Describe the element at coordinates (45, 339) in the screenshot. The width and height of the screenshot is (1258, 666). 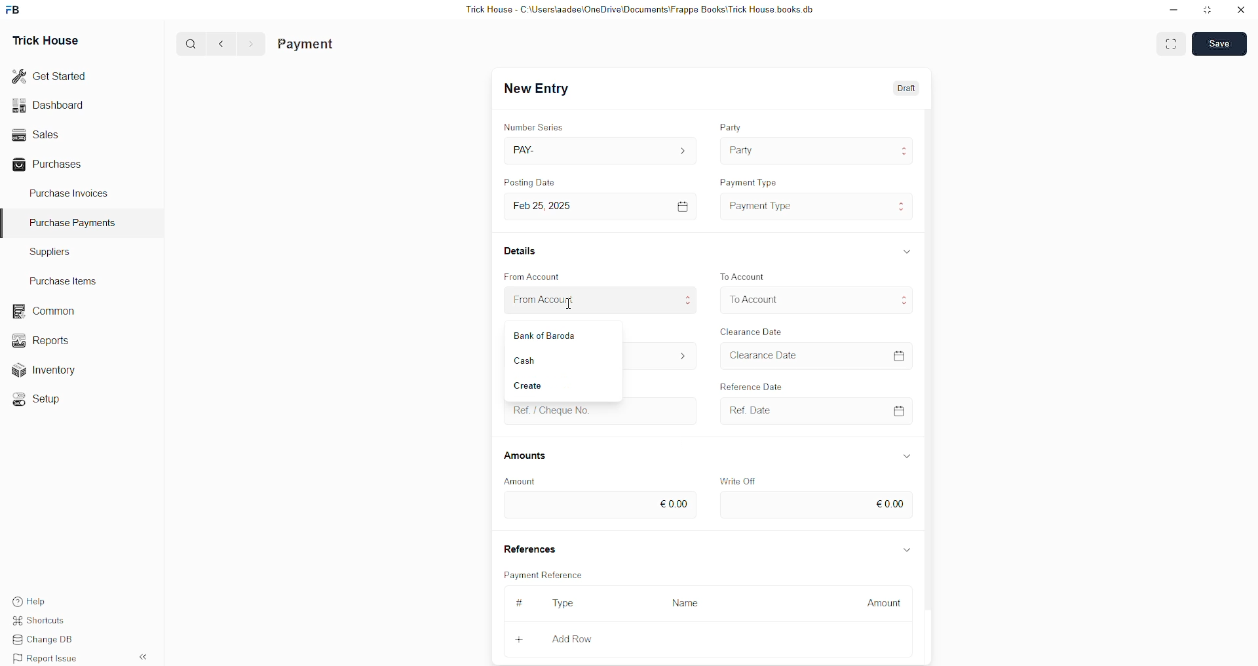
I see `Reports` at that location.